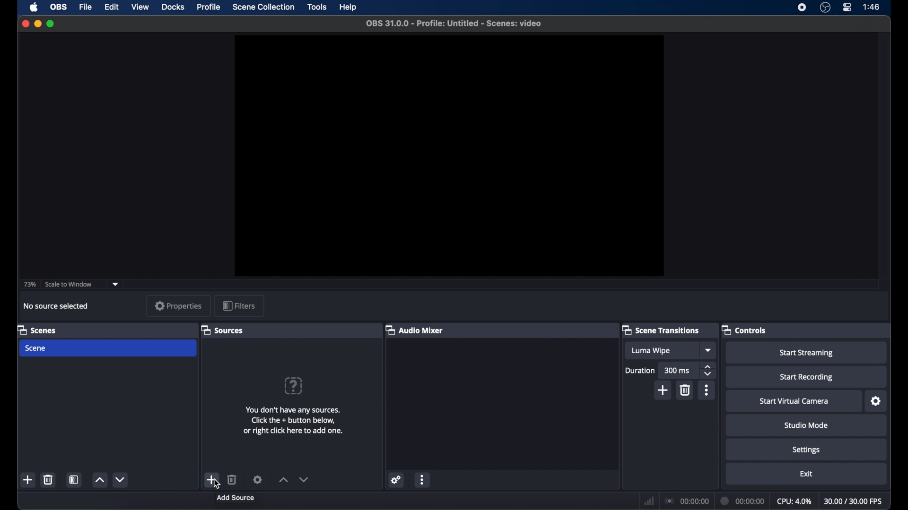  Describe the element at coordinates (283, 479) in the screenshot. I see `increment` at that location.